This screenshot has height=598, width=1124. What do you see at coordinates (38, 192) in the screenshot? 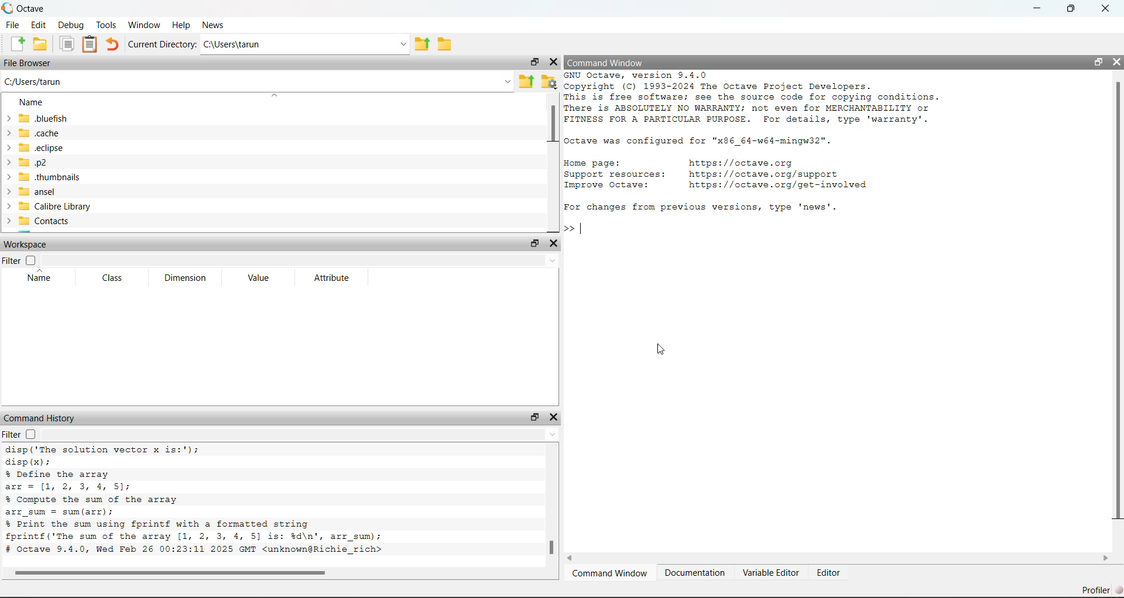
I see `ansel` at bounding box center [38, 192].